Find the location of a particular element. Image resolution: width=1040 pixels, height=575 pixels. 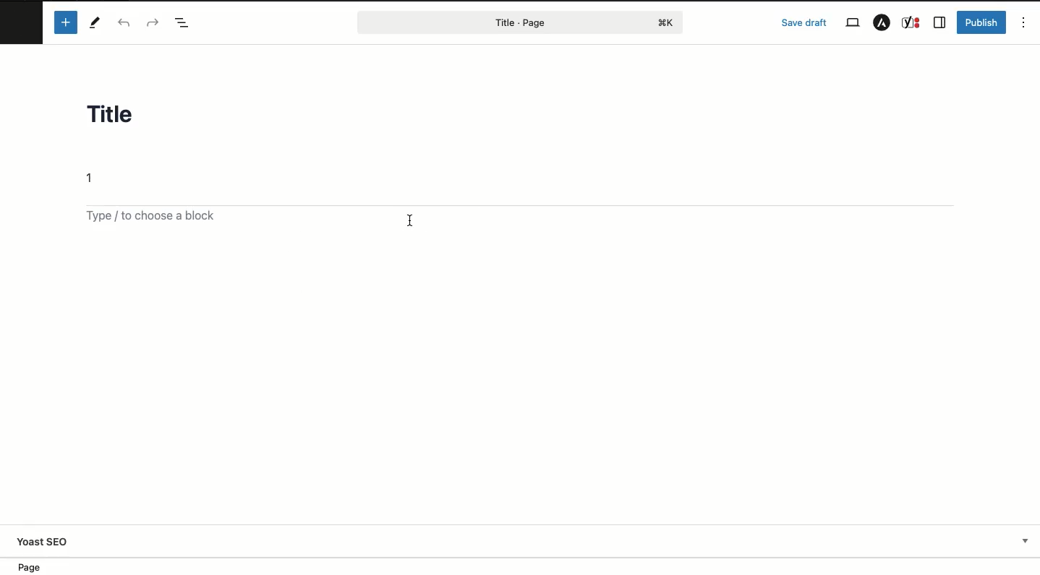

Add block is located at coordinates (163, 217).